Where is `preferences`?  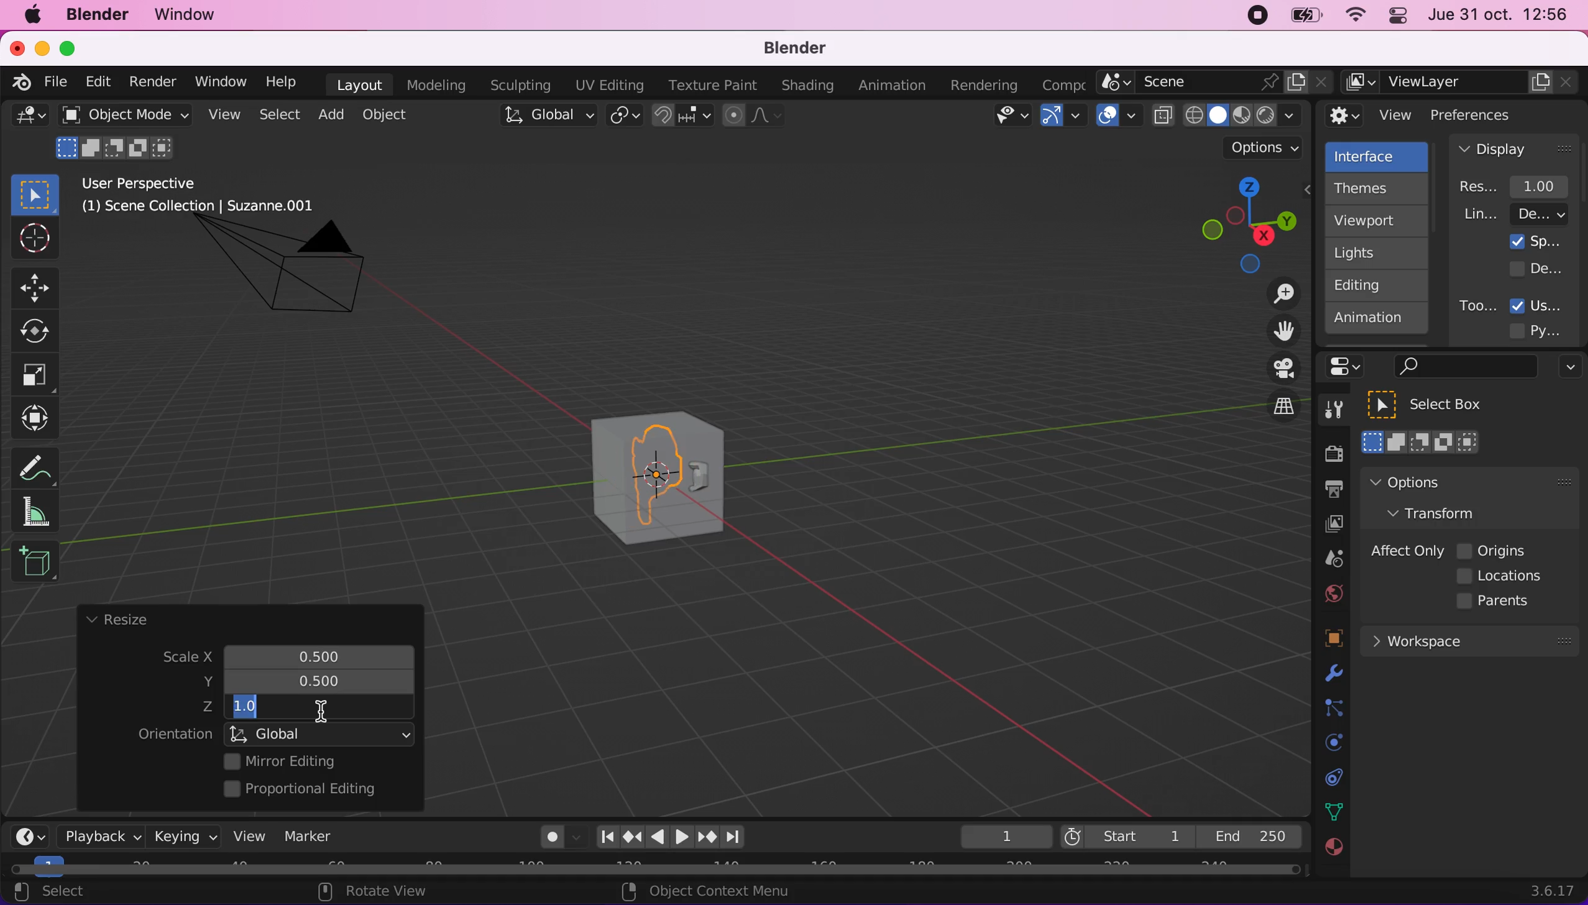
preferences is located at coordinates (1492, 114).